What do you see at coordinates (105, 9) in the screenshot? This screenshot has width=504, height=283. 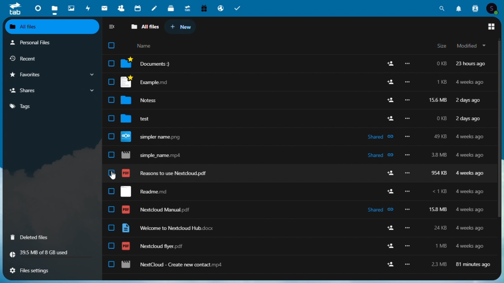 I see `mail` at bounding box center [105, 9].